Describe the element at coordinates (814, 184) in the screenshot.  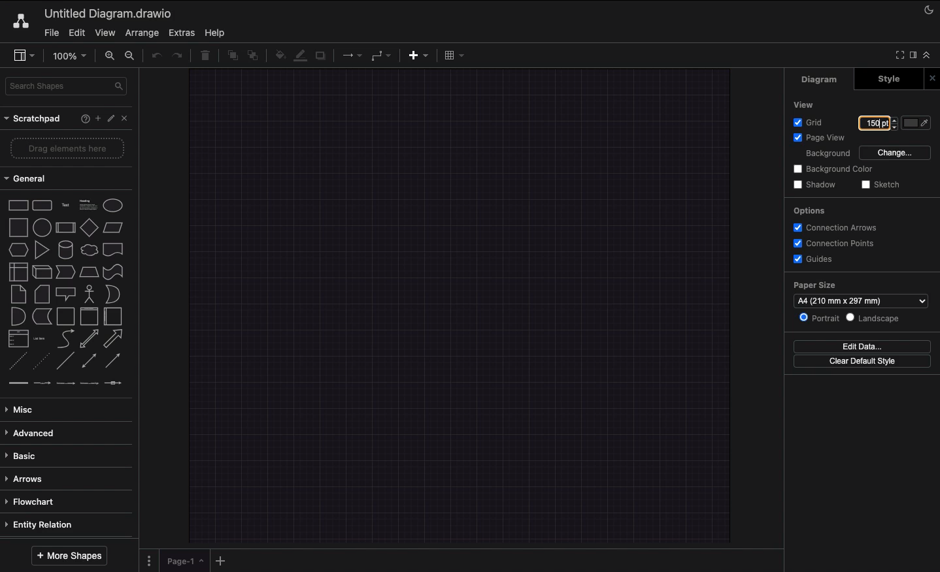
I see `Shadow` at that location.